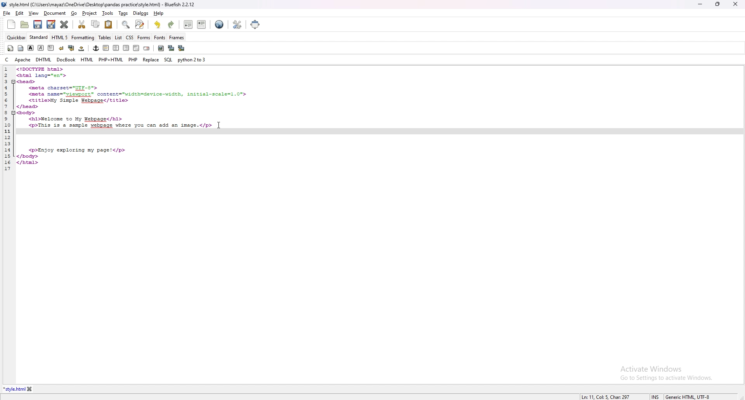 This screenshot has height=400, width=745. Describe the element at coordinates (60, 37) in the screenshot. I see `html5` at that location.